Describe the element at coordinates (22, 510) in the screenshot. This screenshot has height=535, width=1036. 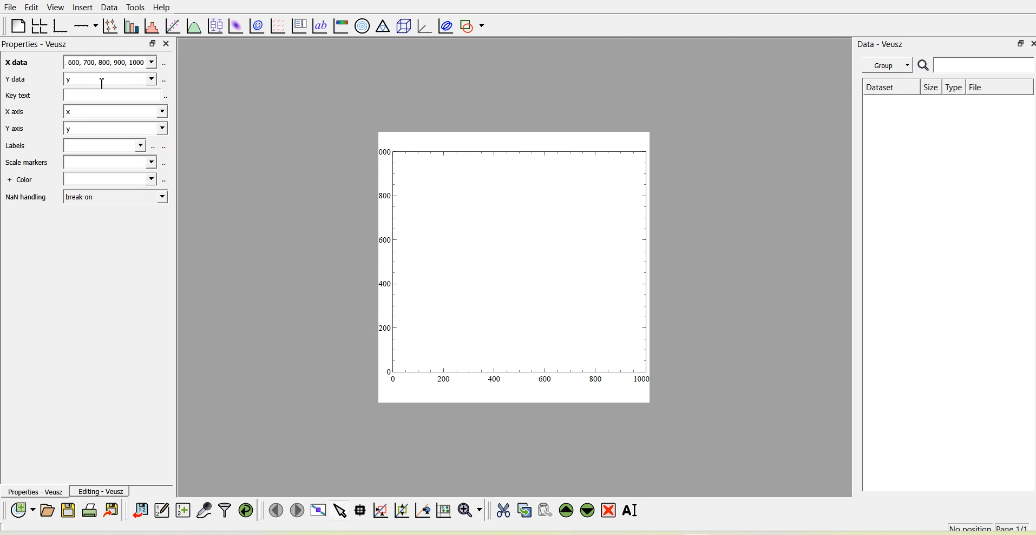
I see `New document` at that location.